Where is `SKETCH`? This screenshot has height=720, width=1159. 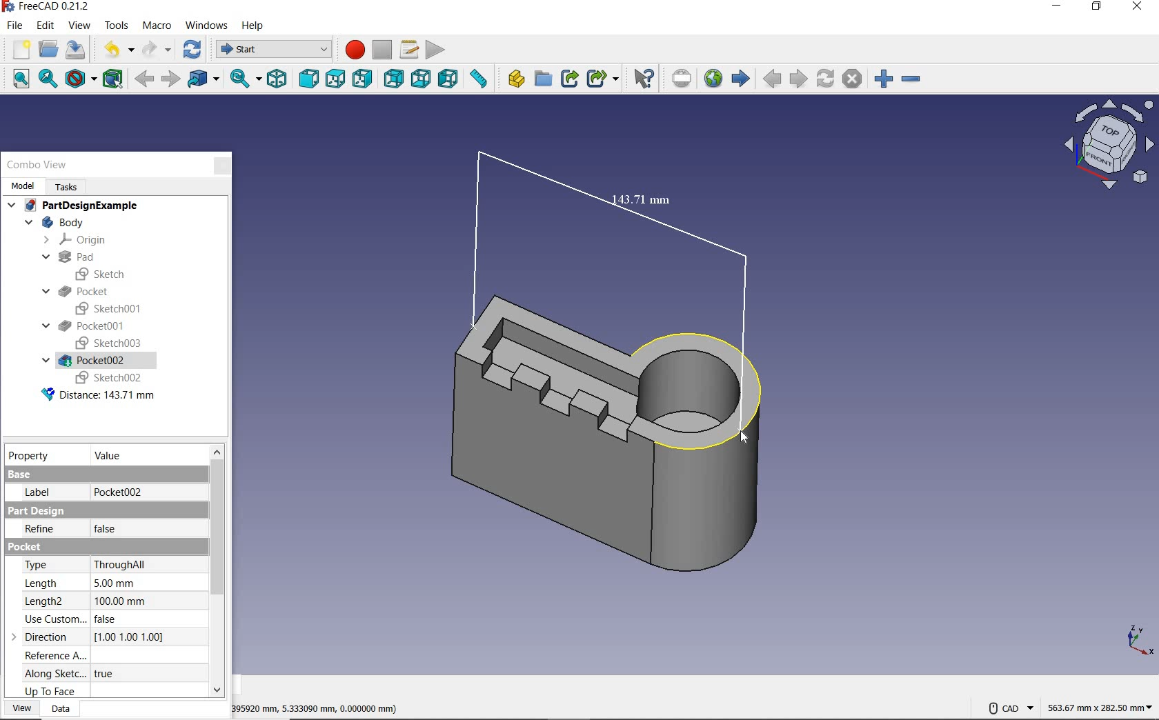
SKETCH is located at coordinates (103, 274).